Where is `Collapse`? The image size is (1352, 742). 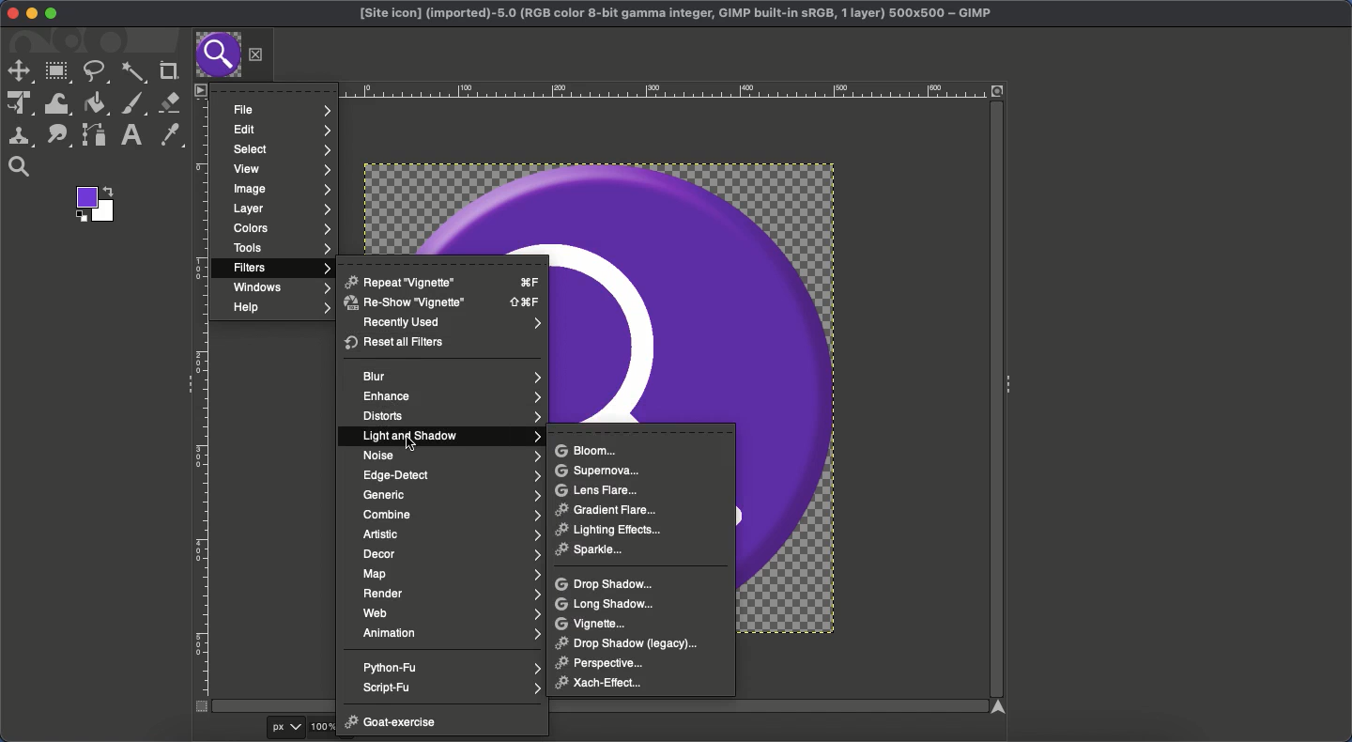
Collapse is located at coordinates (1011, 381).